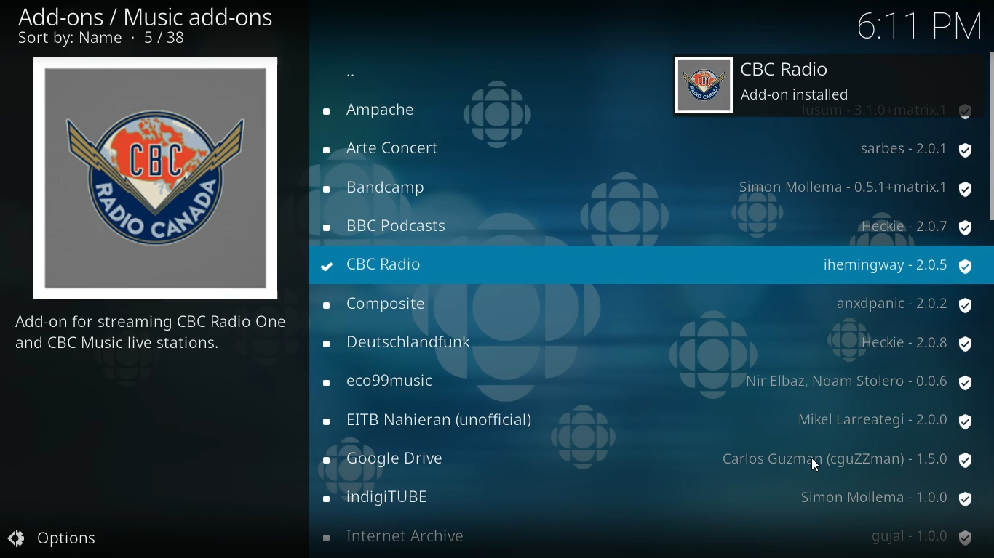  What do you see at coordinates (383, 379) in the screenshot?
I see `radio name` at bounding box center [383, 379].